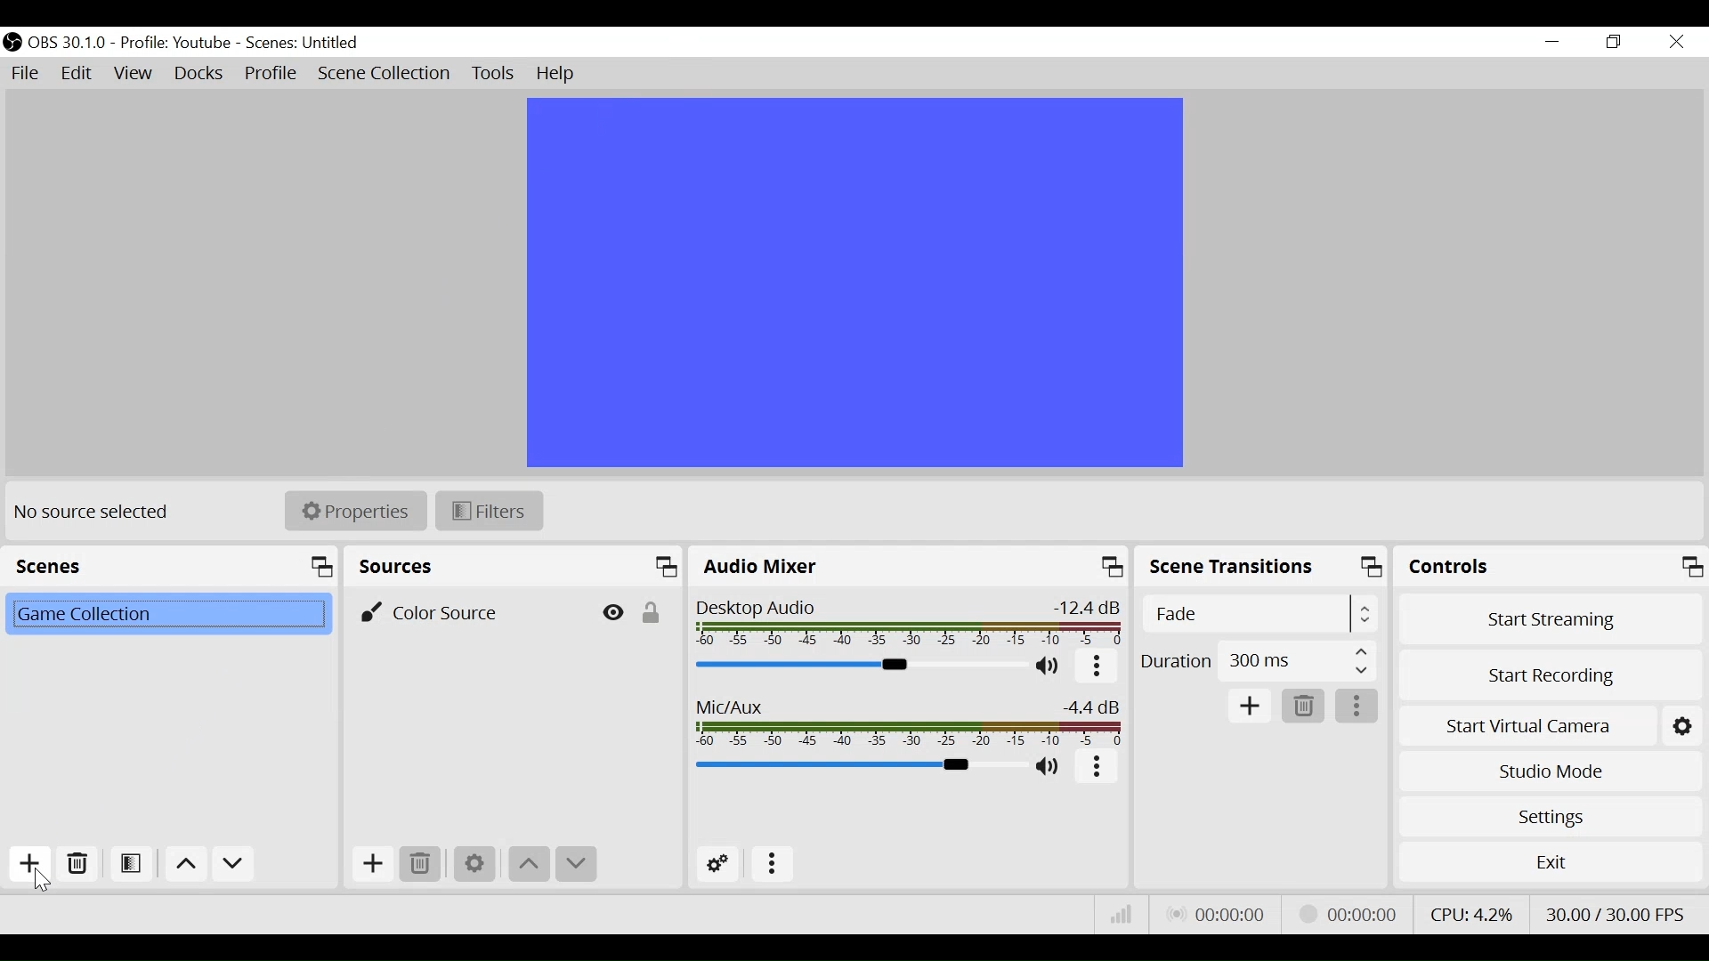 Image resolution: width=1709 pixels, height=961 pixels. What do you see at coordinates (1551, 566) in the screenshot?
I see `Controls` at bounding box center [1551, 566].